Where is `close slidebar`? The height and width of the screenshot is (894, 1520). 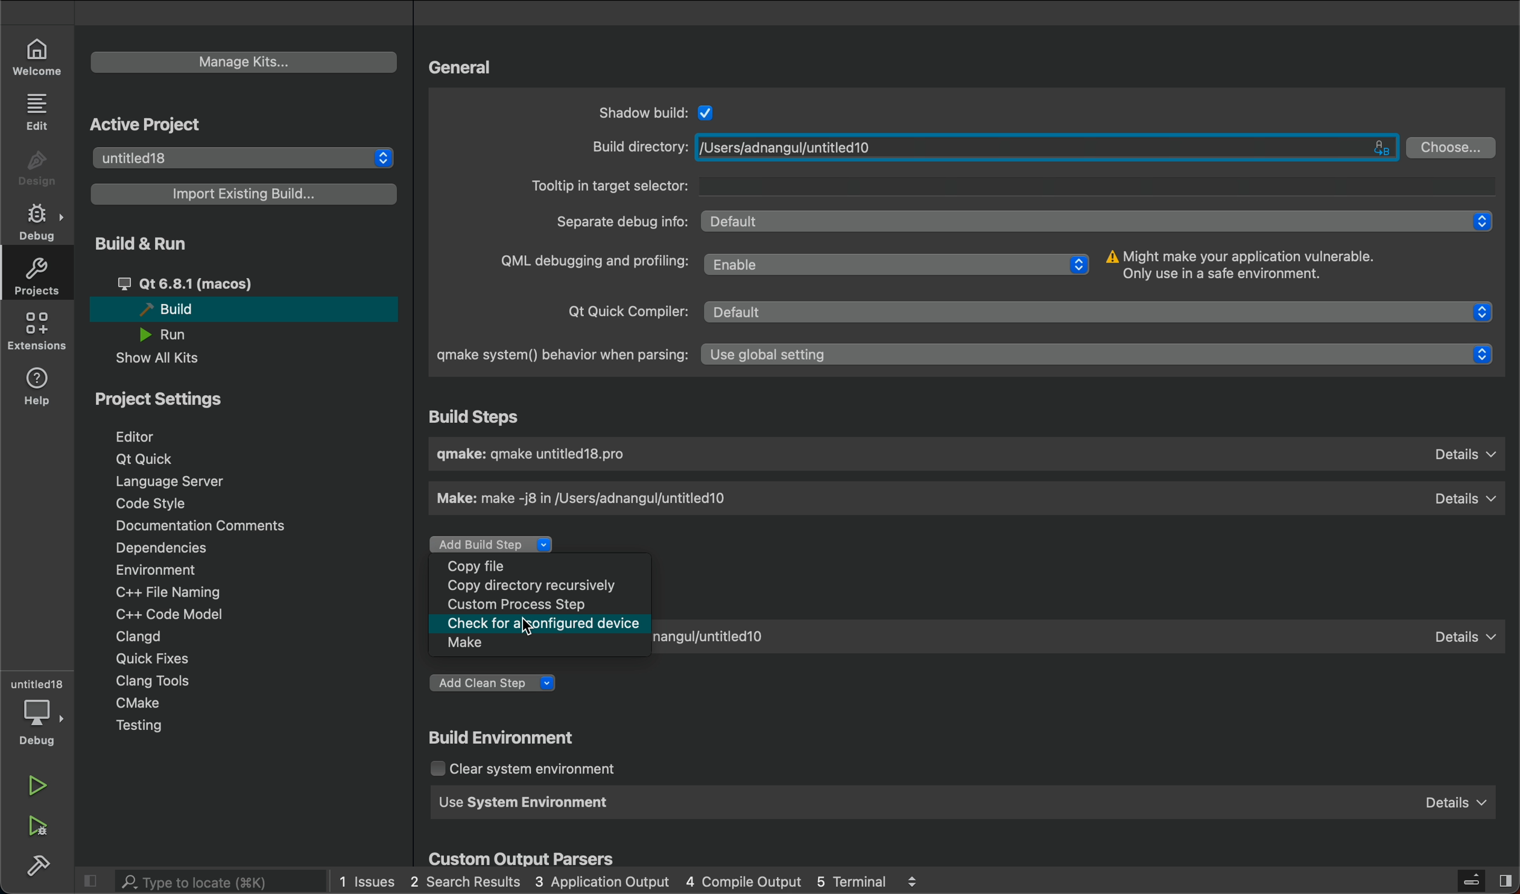 close slidebar is located at coordinates (95, 880).